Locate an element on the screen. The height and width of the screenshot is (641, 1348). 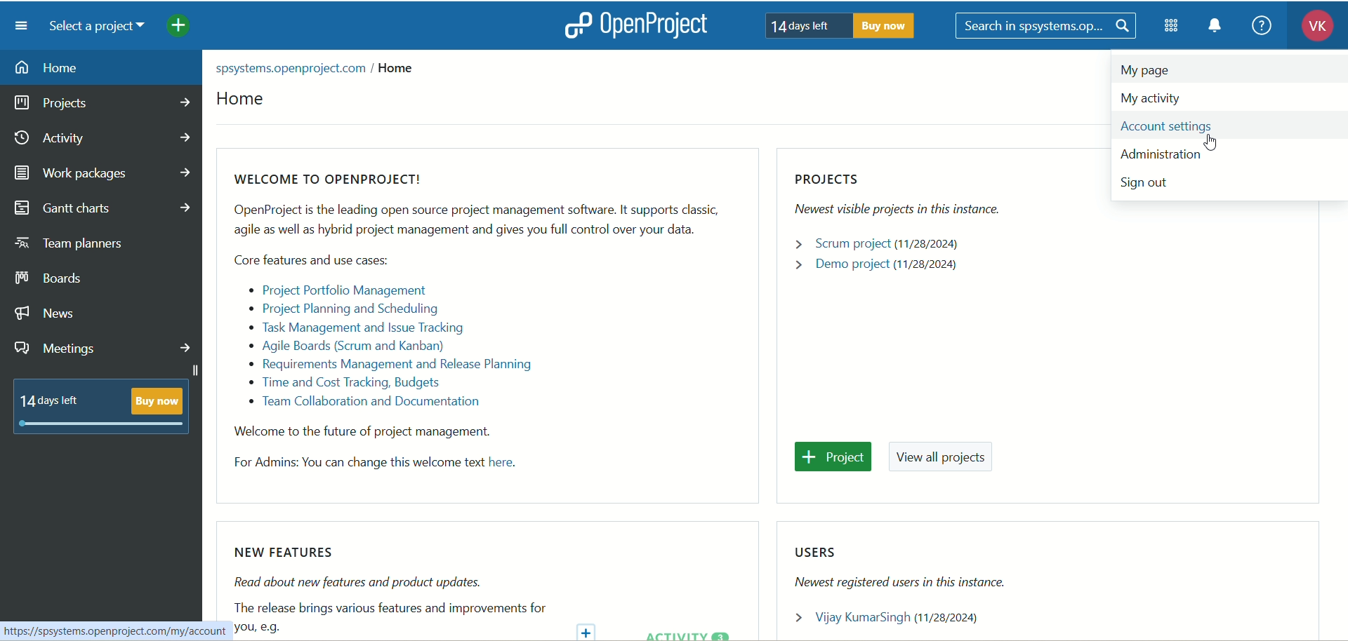
home is located at coordinates (103, 68).